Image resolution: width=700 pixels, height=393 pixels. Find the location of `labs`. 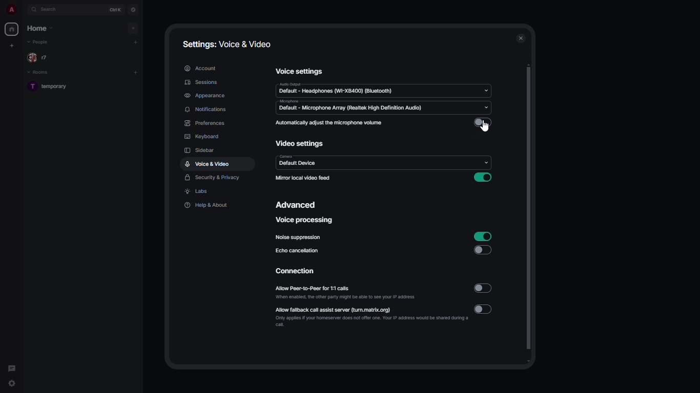

labs is located at coordinates (196, 191).